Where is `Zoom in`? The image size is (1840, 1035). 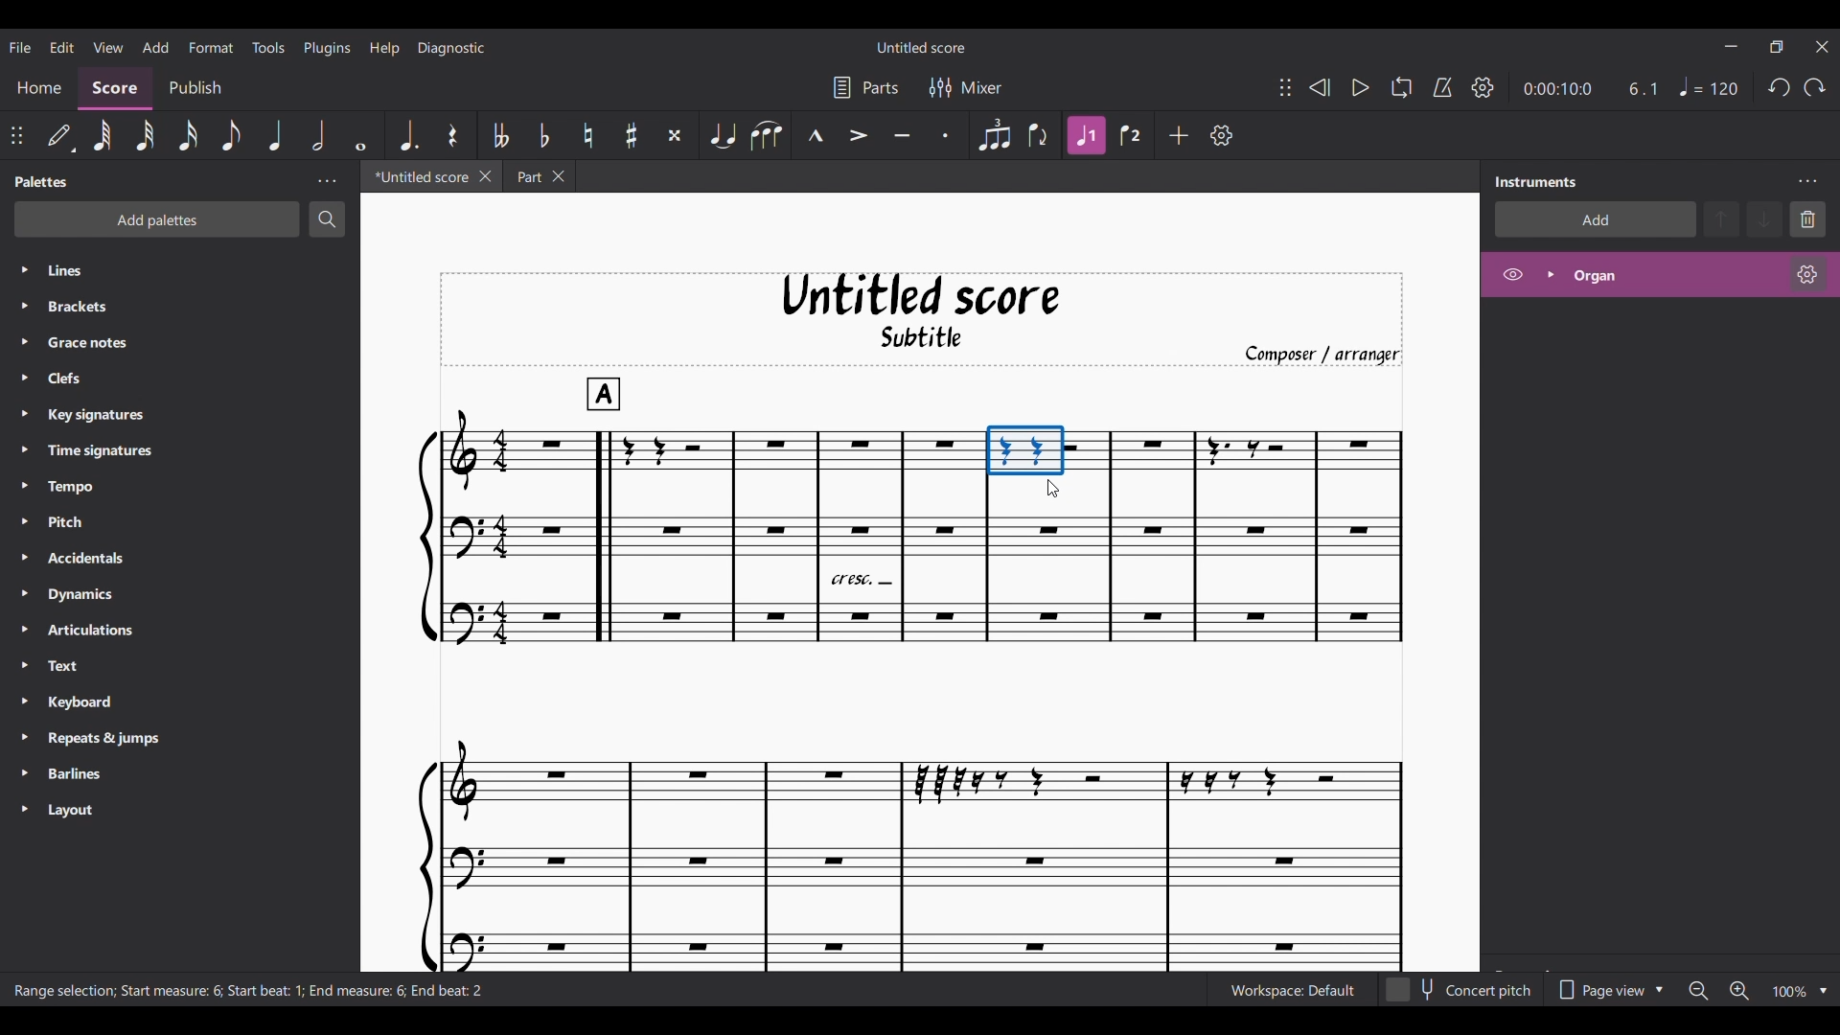 Zoom in is located at coordinates (1738, 990).